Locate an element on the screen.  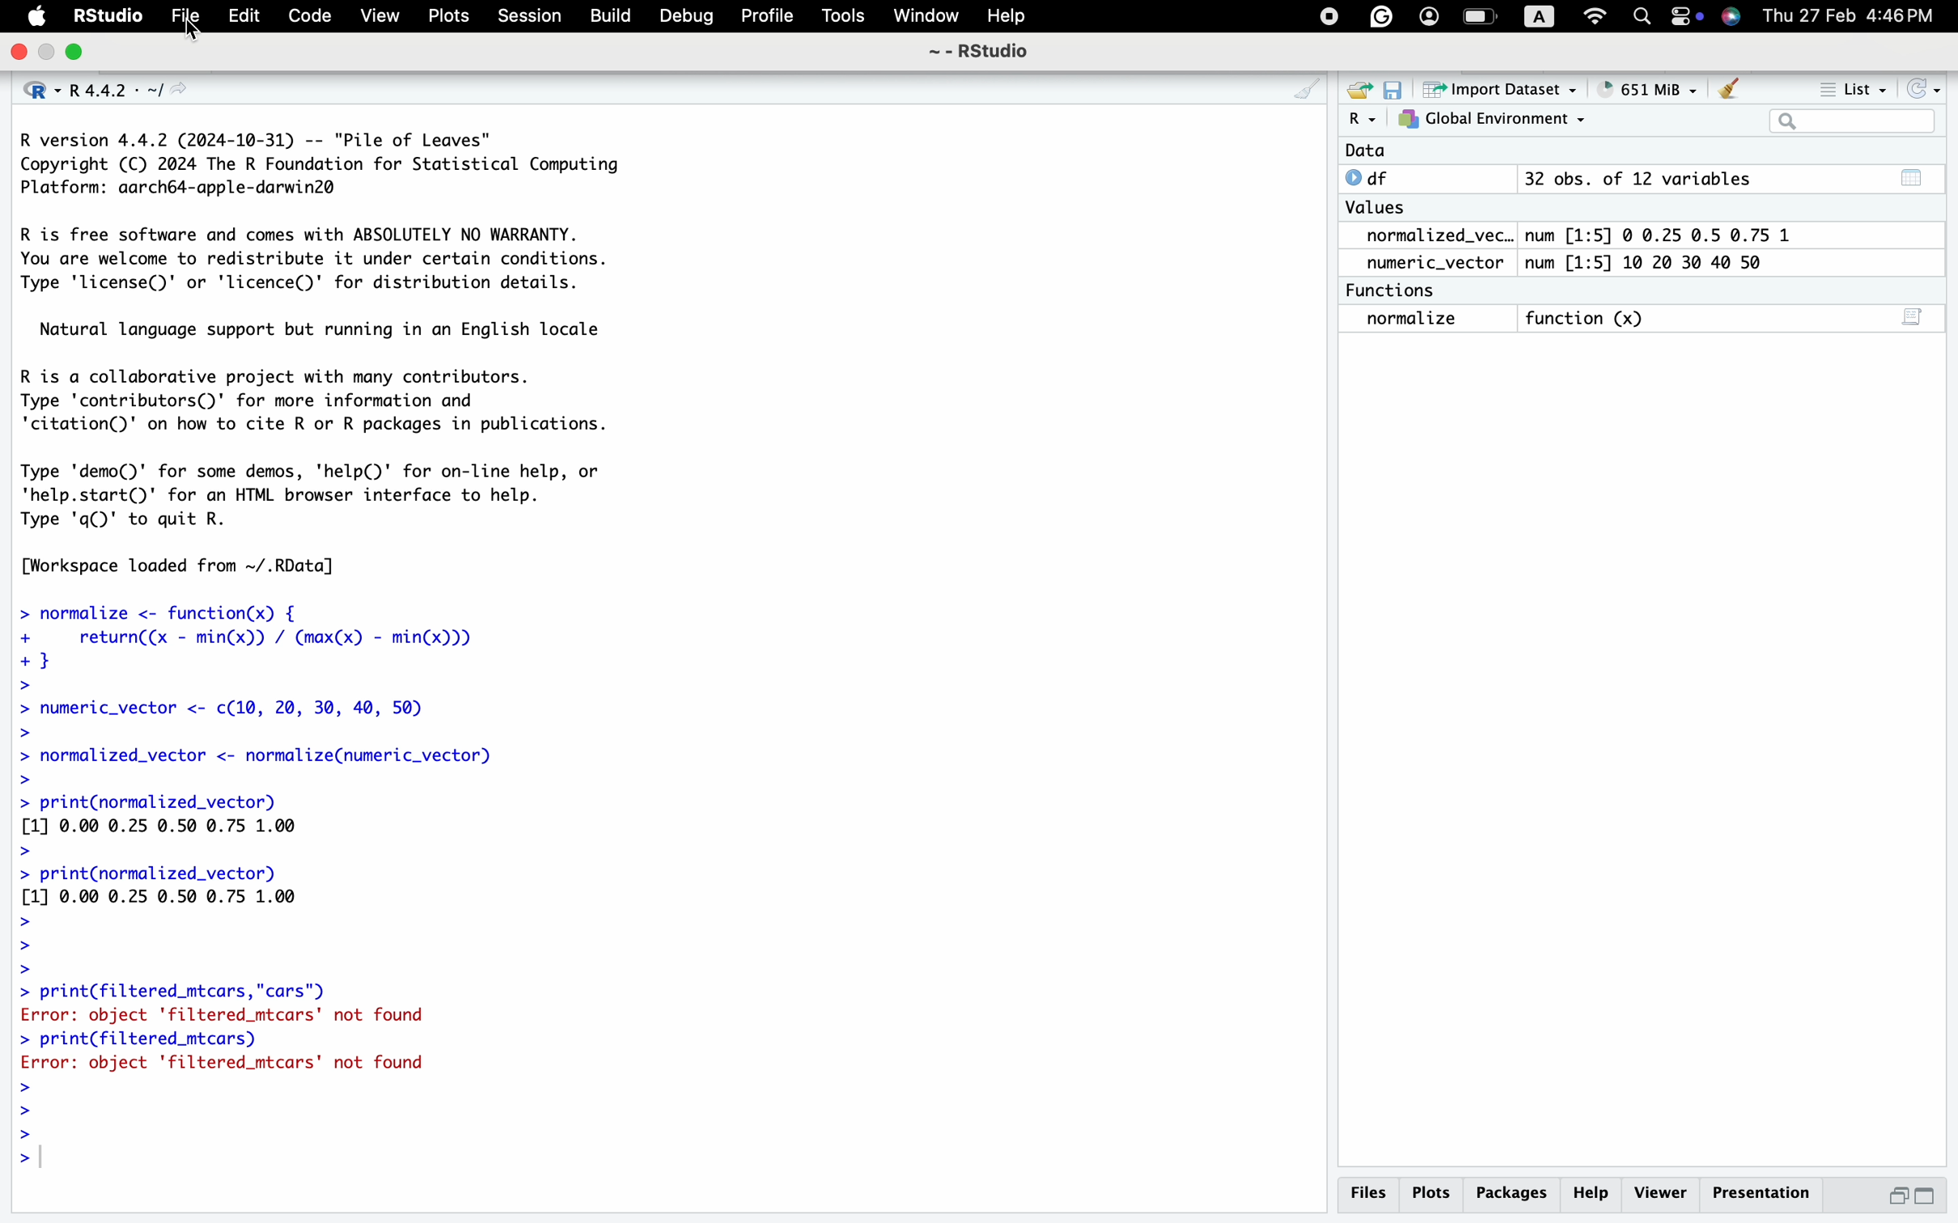
Debug is located at coordinates (684, 17).